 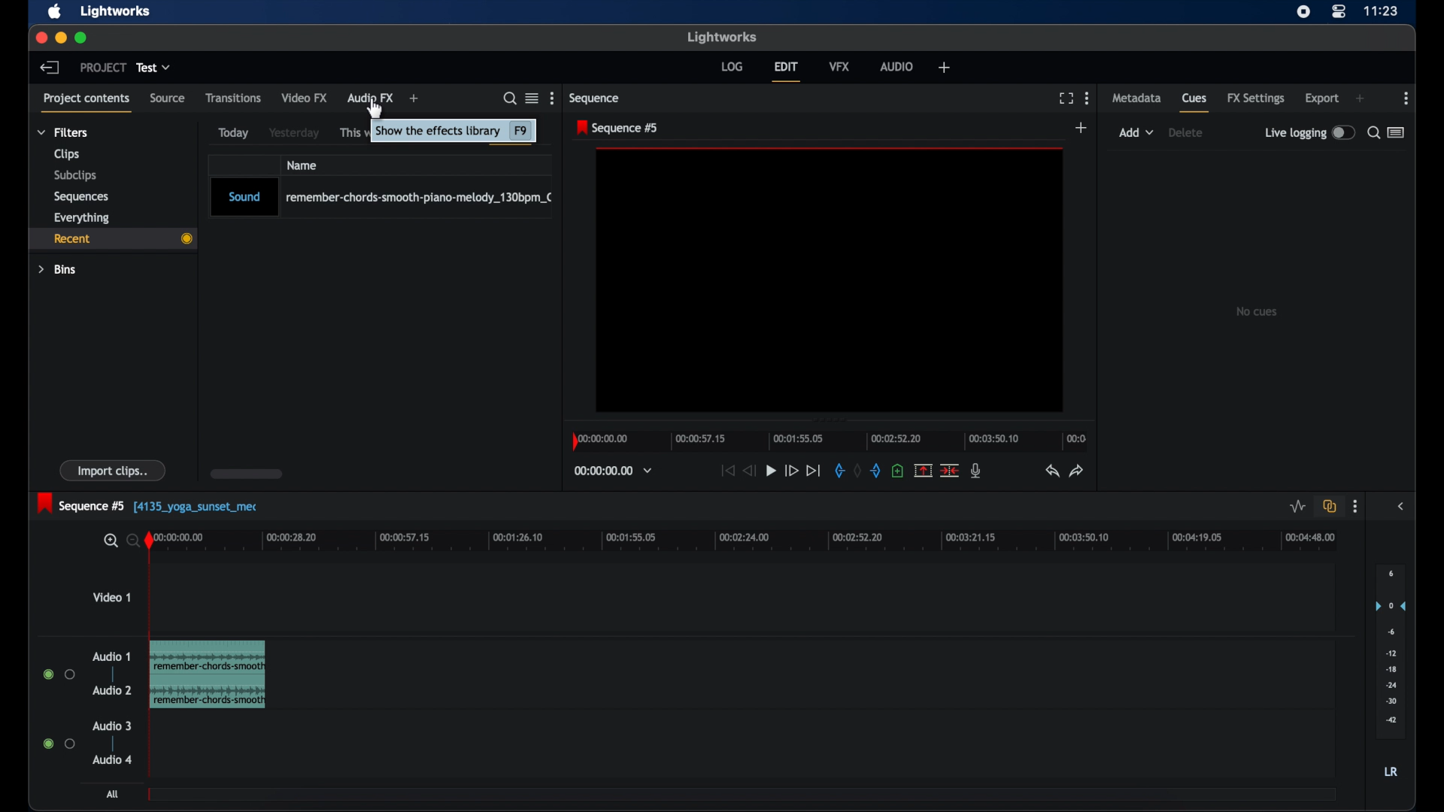 I want to click on scroll box, so click(x=247, y=474).